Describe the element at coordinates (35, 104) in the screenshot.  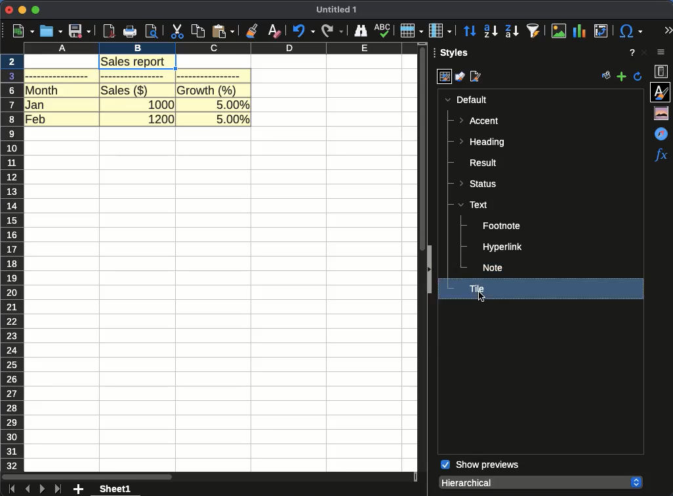
I see `jan` at that location.